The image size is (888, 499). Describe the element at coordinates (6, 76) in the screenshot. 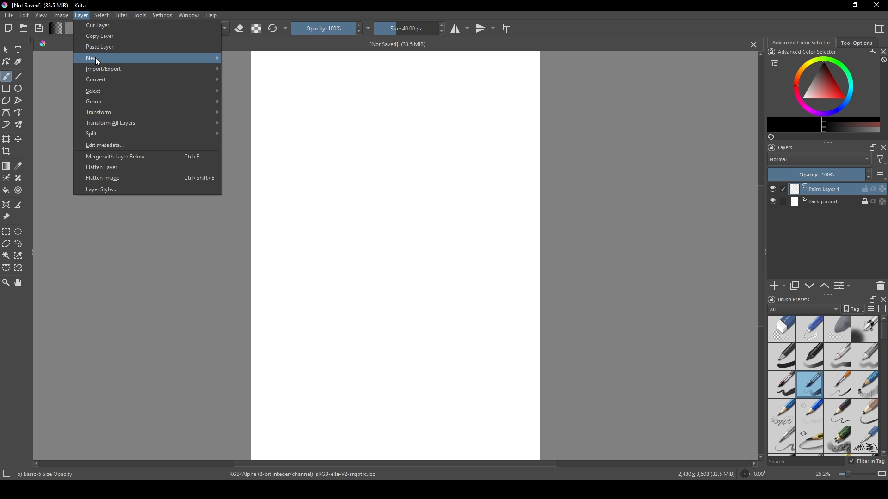

I see `brush` at that location.